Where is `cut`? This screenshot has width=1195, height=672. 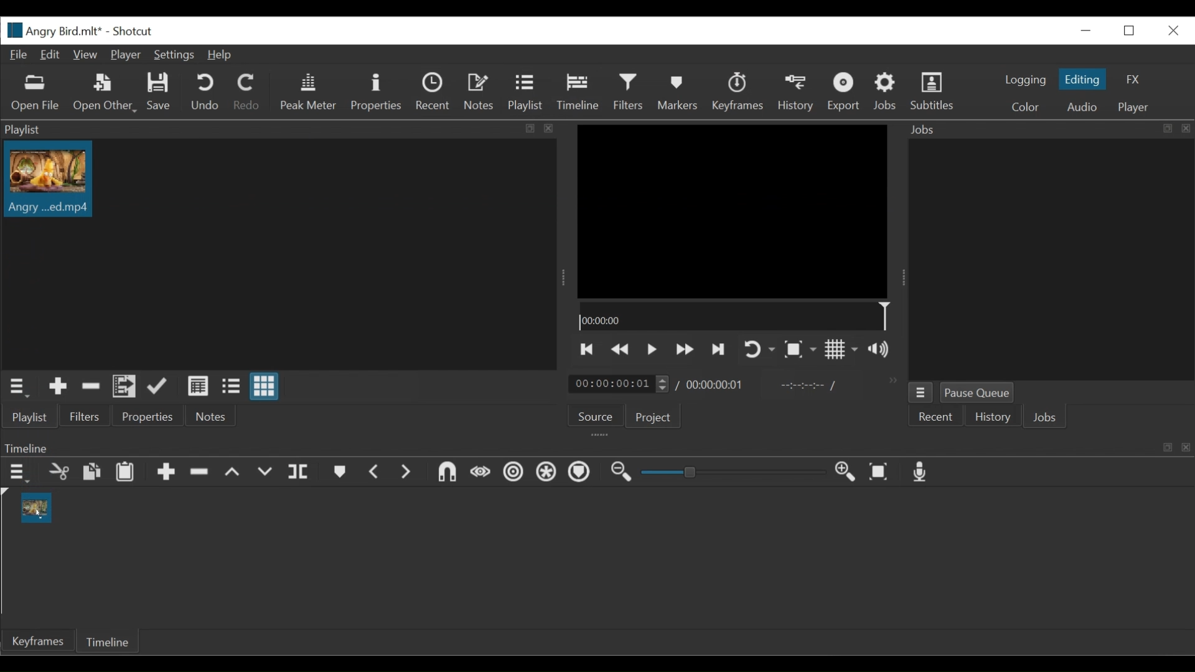 cut is located at coordinates (59, 472).